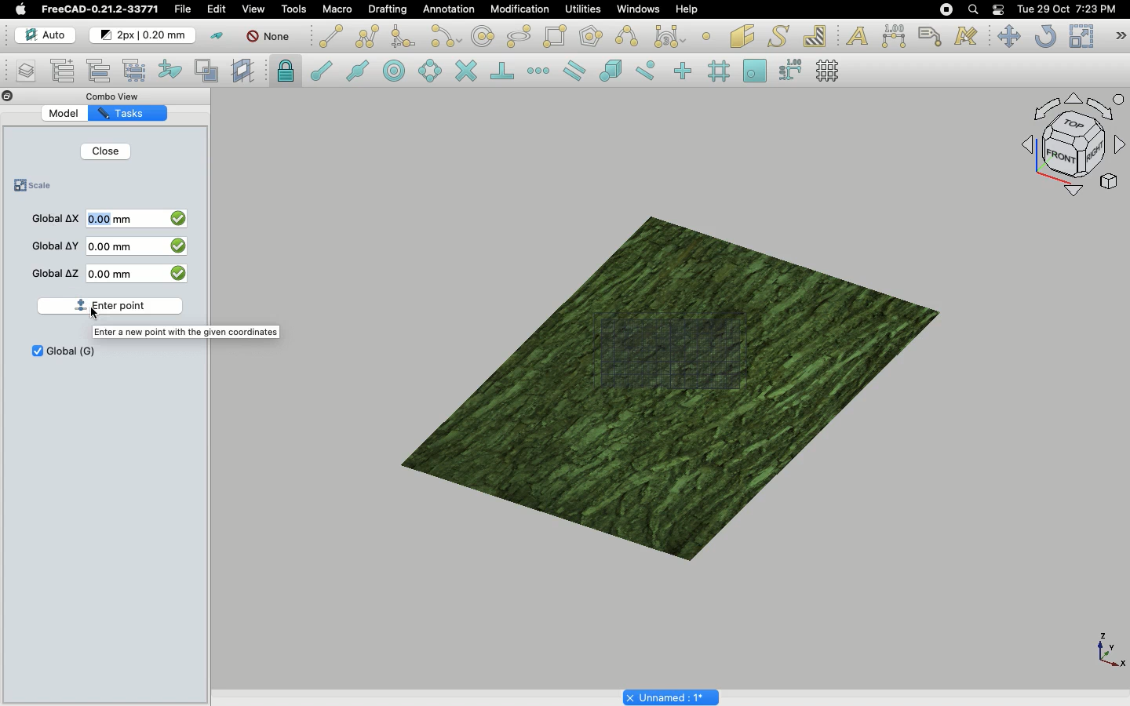  Describe the element at coordinates (20, 9) in the screenshot. I see `Apple logo` at that location.